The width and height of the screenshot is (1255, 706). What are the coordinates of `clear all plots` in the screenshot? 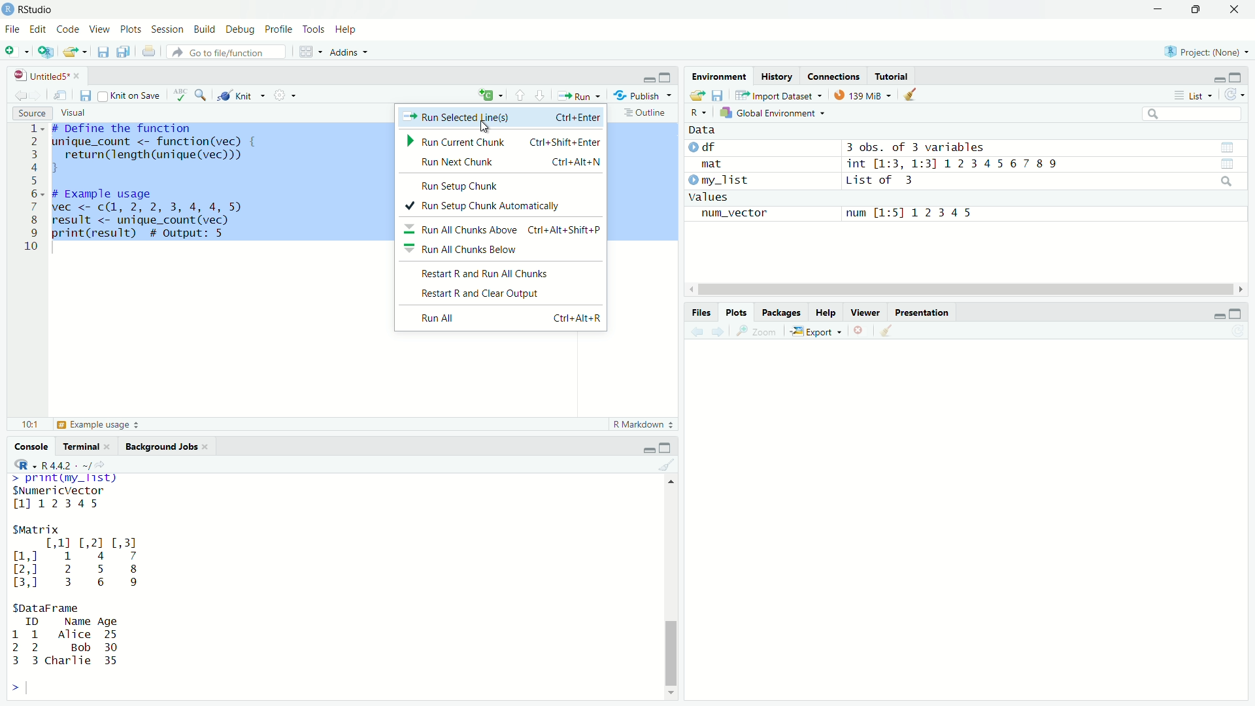 It's located at (890, 331).